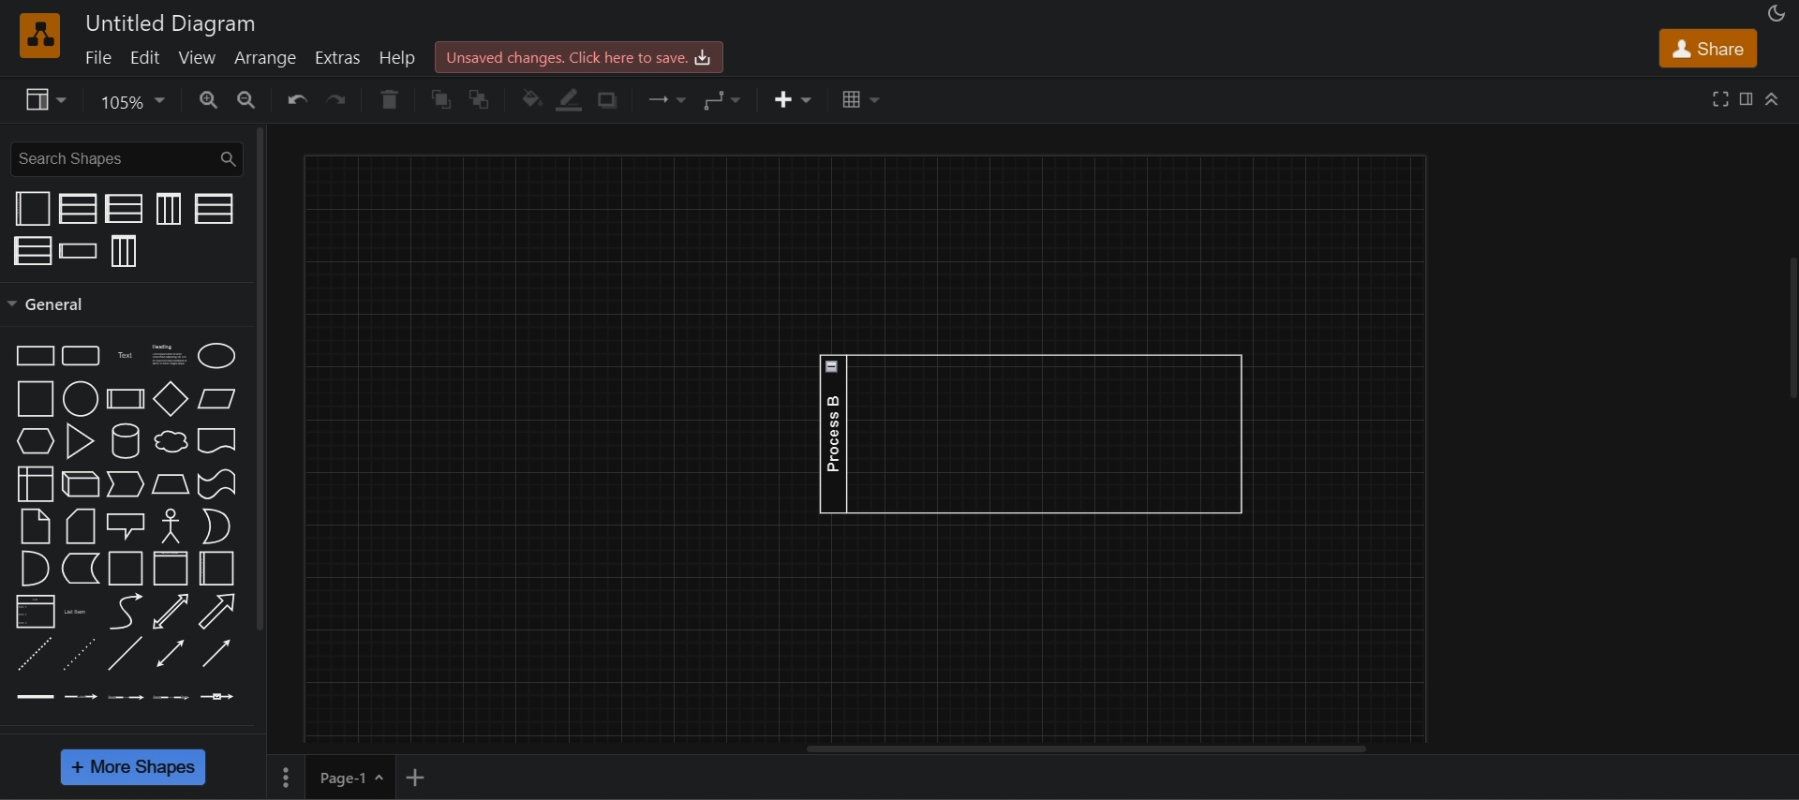  I want to click on arrow, so click(218, 611).